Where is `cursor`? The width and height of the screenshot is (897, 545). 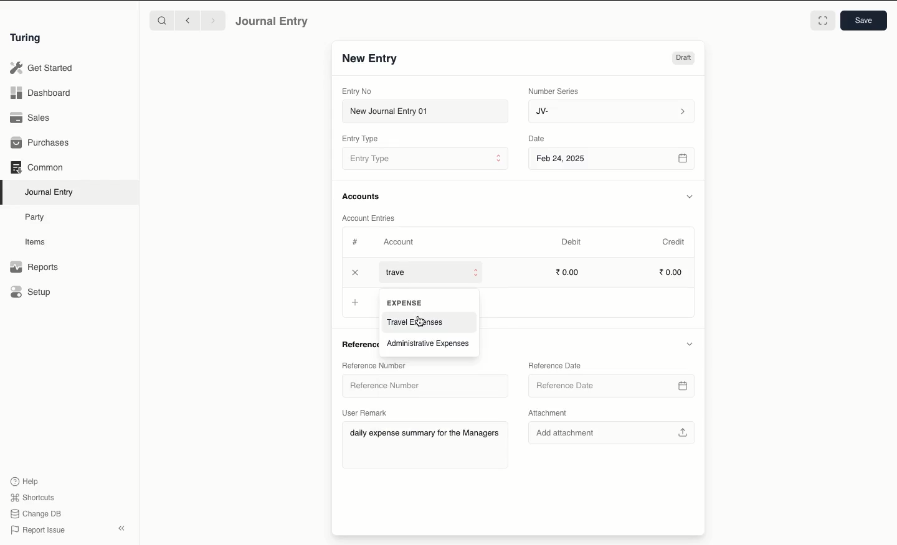 cursor is located at coordinates (420, 321).